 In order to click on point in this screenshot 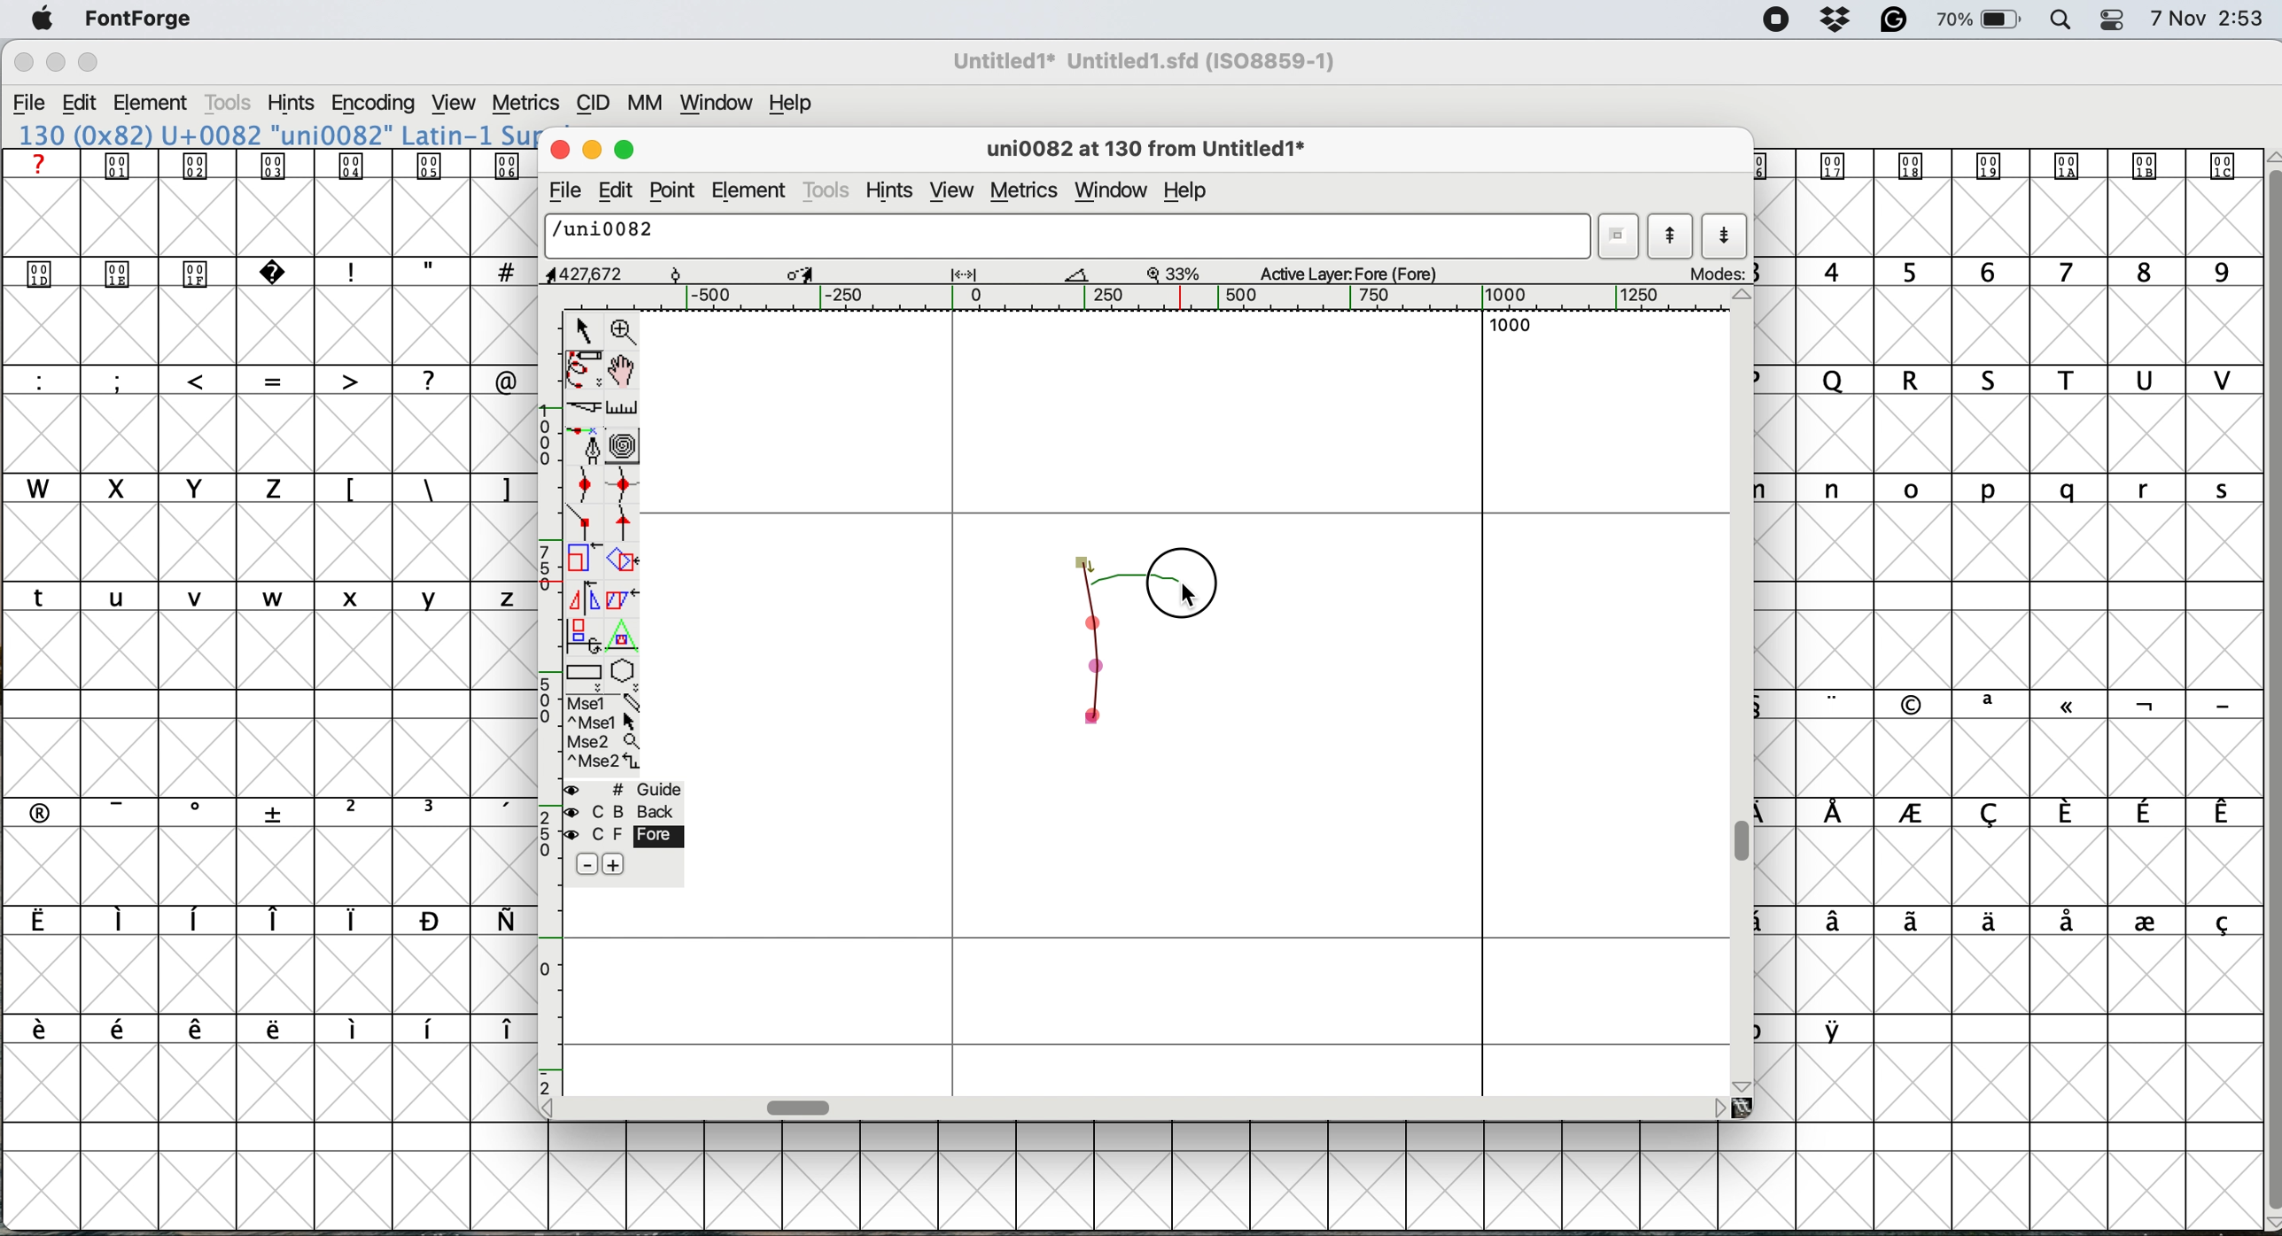, I will do `click(677, 190)`.